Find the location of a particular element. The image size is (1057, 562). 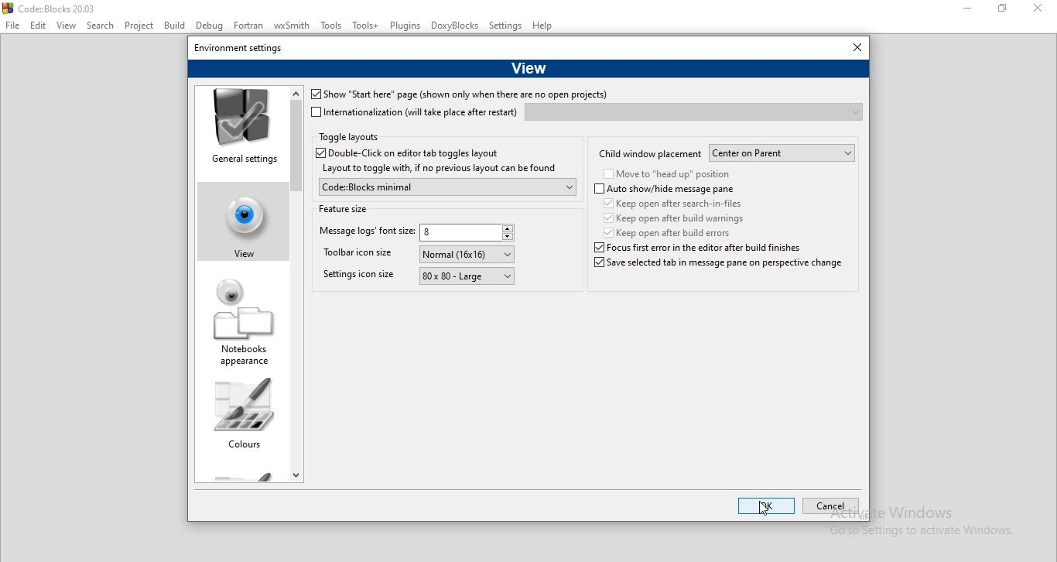

Plugins is located at coordinates (405, 26).